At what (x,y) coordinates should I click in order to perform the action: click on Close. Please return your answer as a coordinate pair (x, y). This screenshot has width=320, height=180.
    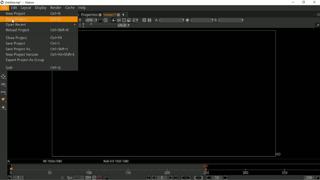
    Looking at the image, I should click on (314, 2).